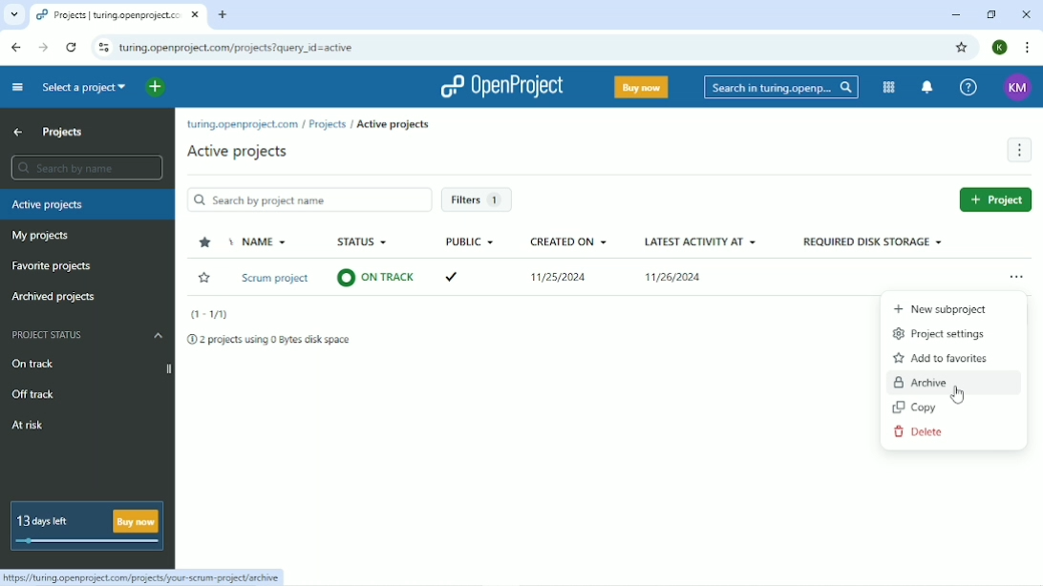  Describe the element at coordinates (995, 199) in the screenshot. I see `Project` at that location.